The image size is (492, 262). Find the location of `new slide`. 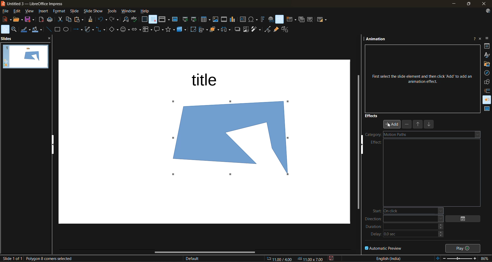

new slide is located at coordinates (291, 19).